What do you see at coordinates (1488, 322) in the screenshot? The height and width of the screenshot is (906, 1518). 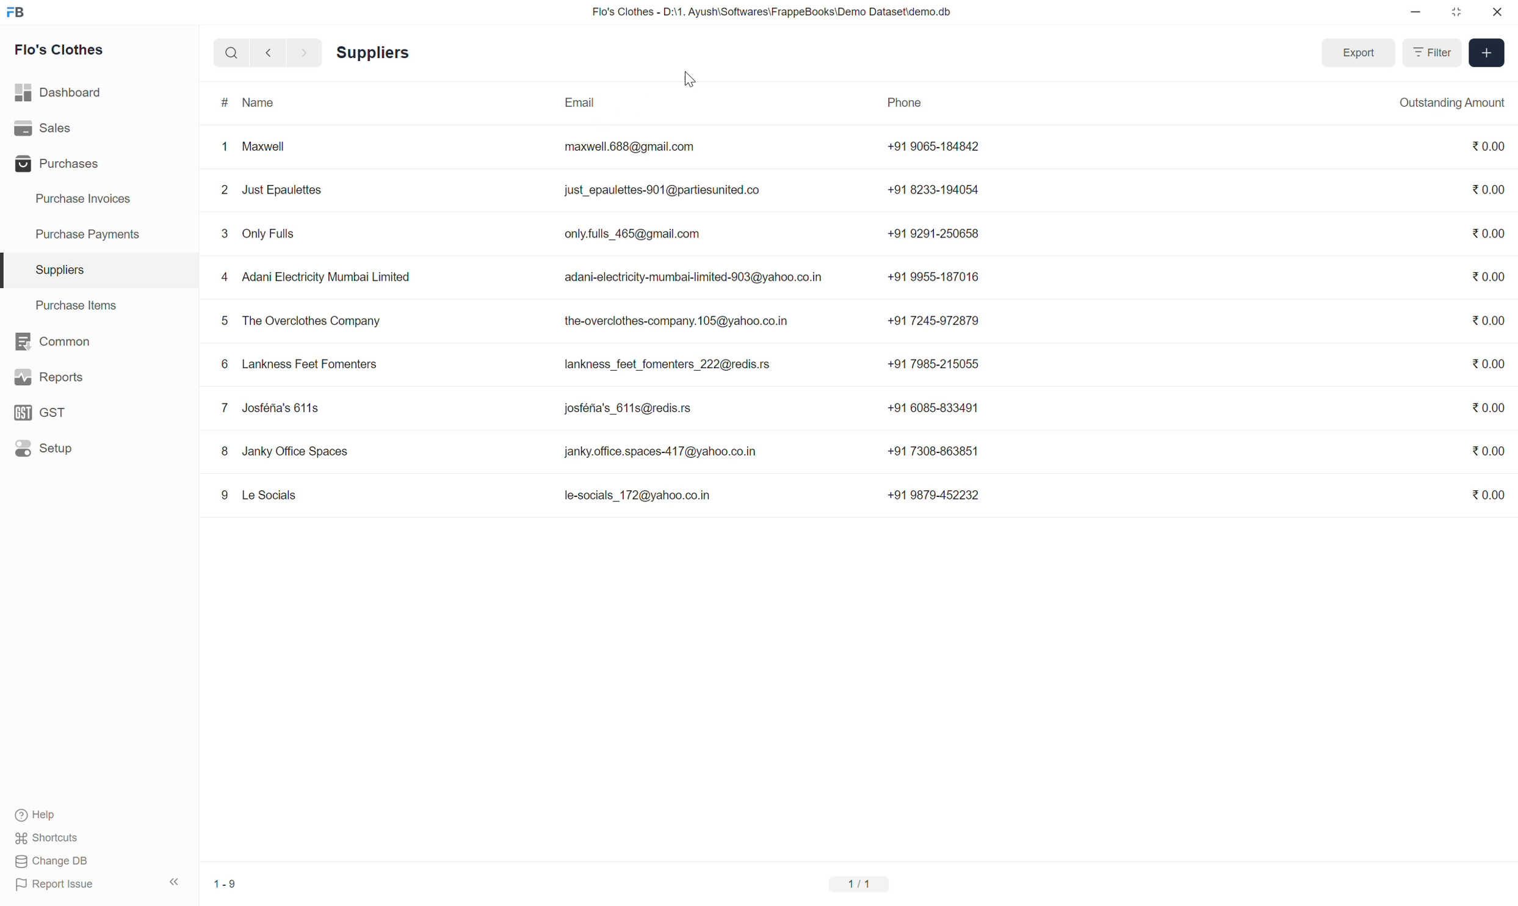 I see `0.00` at bounding box center [1488, 322].